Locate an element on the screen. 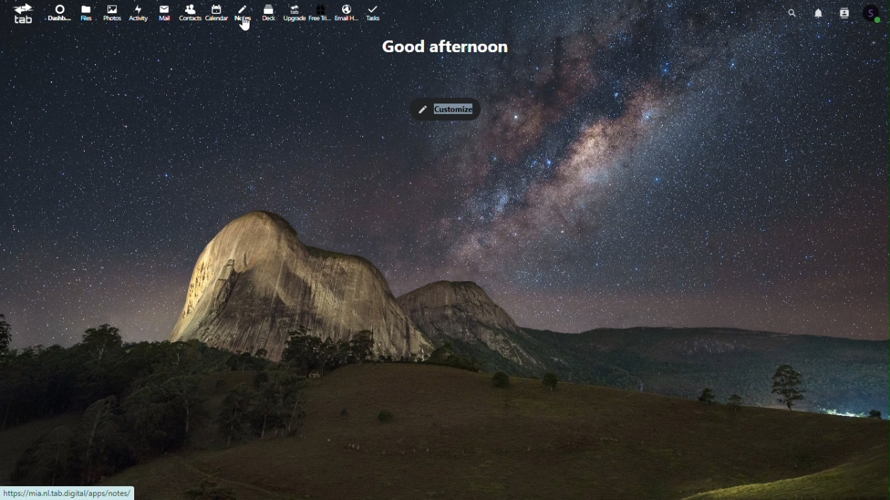  Task is located at coordinates (370, 14).